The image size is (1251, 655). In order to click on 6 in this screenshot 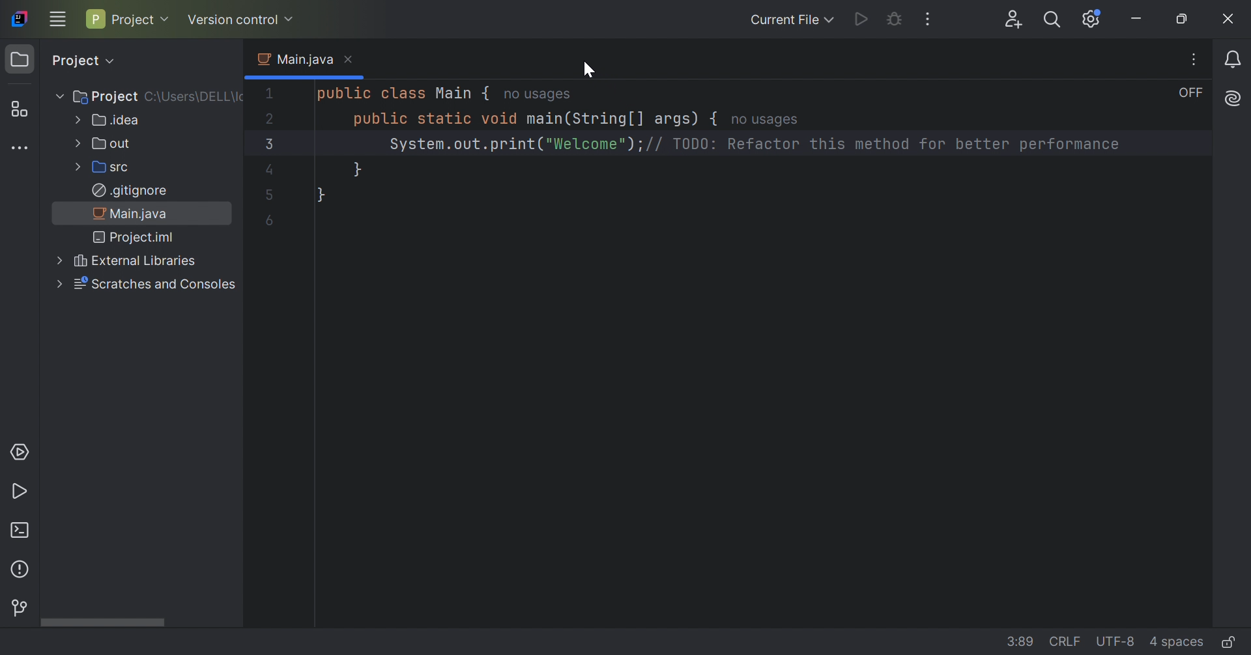, I will do `click(269, 221)`.